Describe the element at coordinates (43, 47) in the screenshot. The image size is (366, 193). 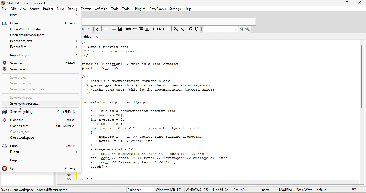
I see `recent files` at that location.